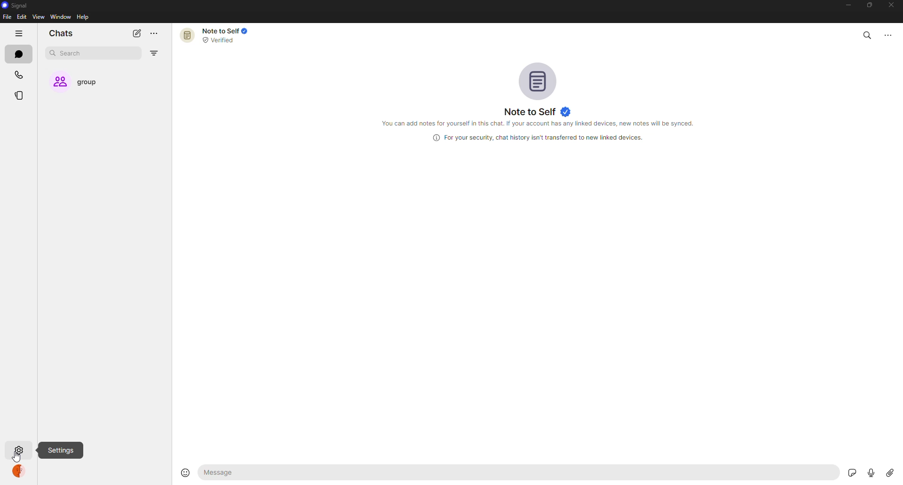 This screenshot has height=485, width=903. Describe the element at coordinates (18, 450) in the screenshot. I see `settings` at that location.